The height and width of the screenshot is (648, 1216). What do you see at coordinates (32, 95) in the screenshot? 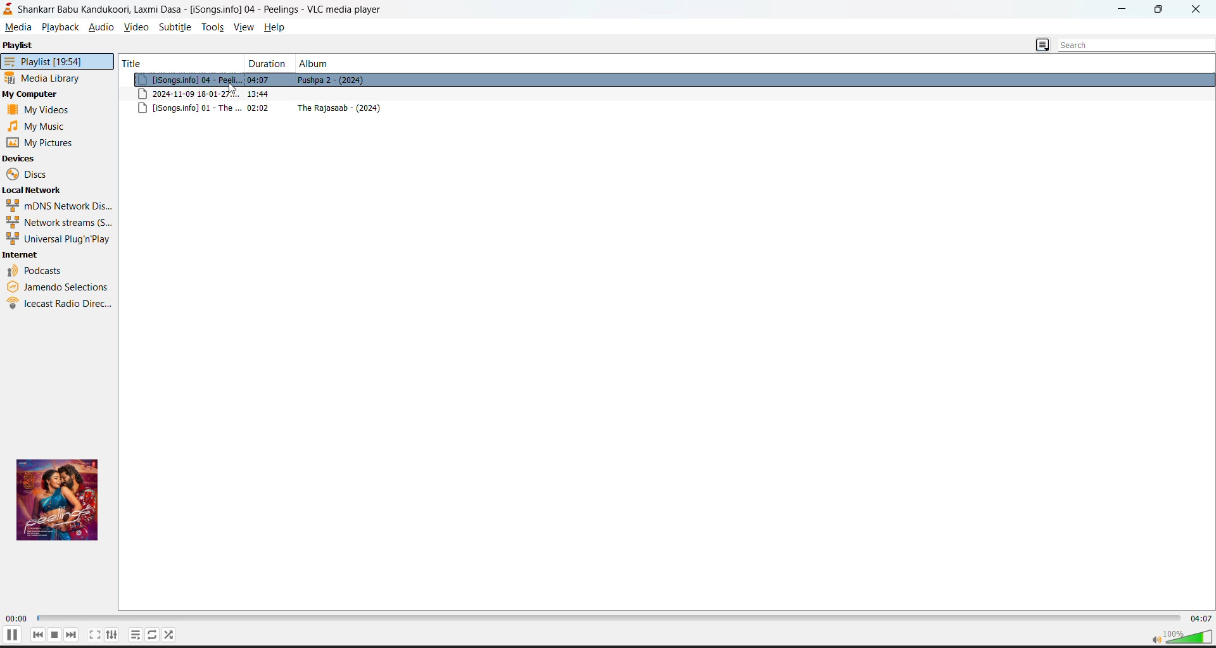
I see `my computer` at bounding box center [32, 95].